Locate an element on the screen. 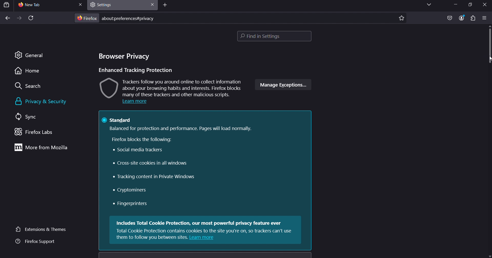 The image size is (492, 258). them to follow you between sites is located at coordinates (151, 239).